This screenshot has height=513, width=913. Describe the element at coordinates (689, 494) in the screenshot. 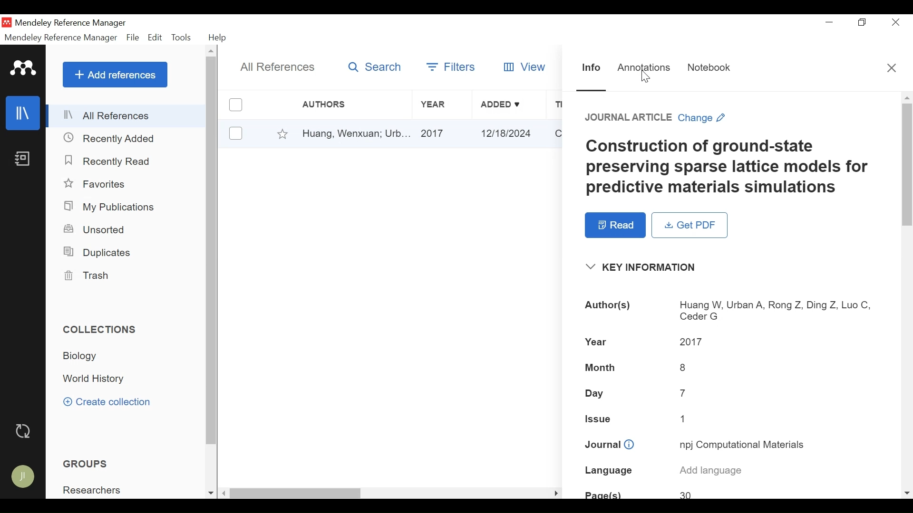

I see `30` at that location.